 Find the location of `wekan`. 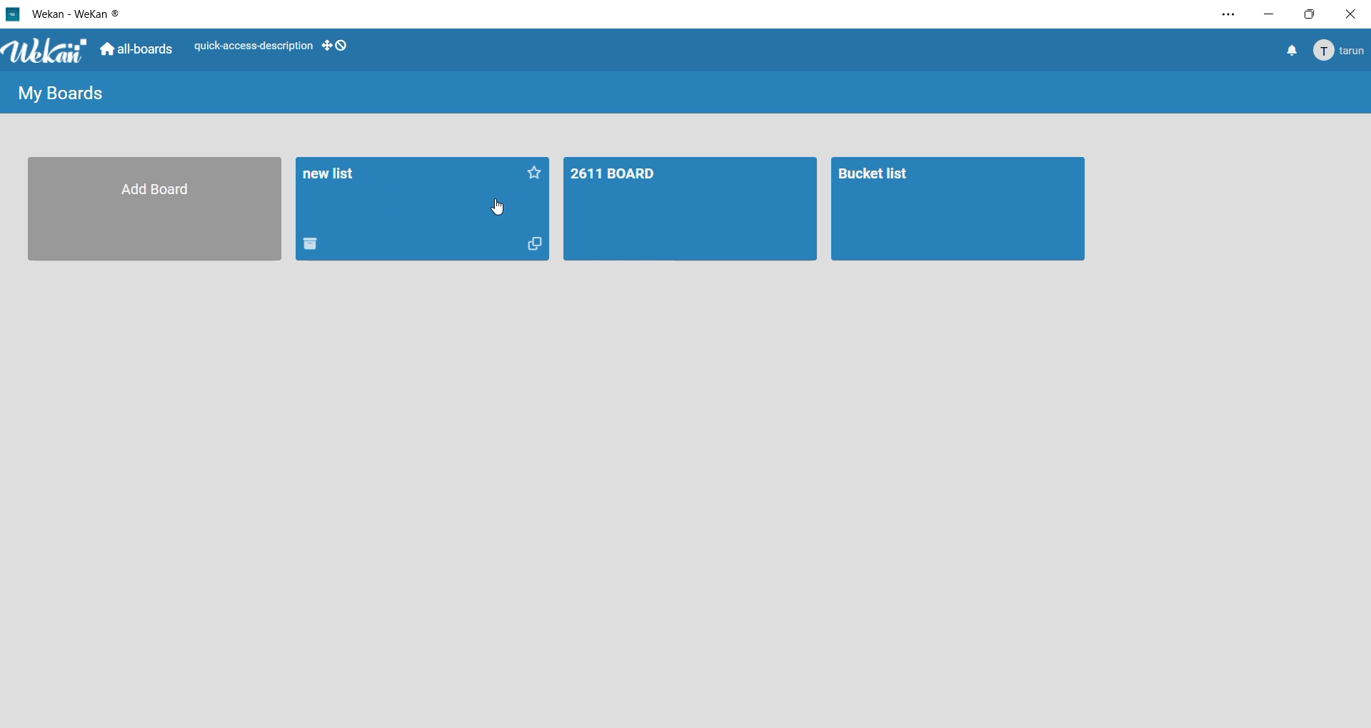

wekan is located at coordinates (49, 52).